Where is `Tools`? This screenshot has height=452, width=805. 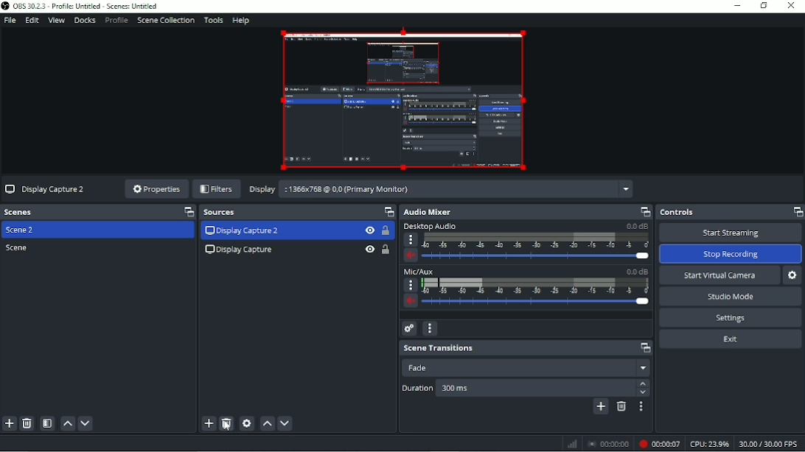
Tools is located at coordinates (214, 20).